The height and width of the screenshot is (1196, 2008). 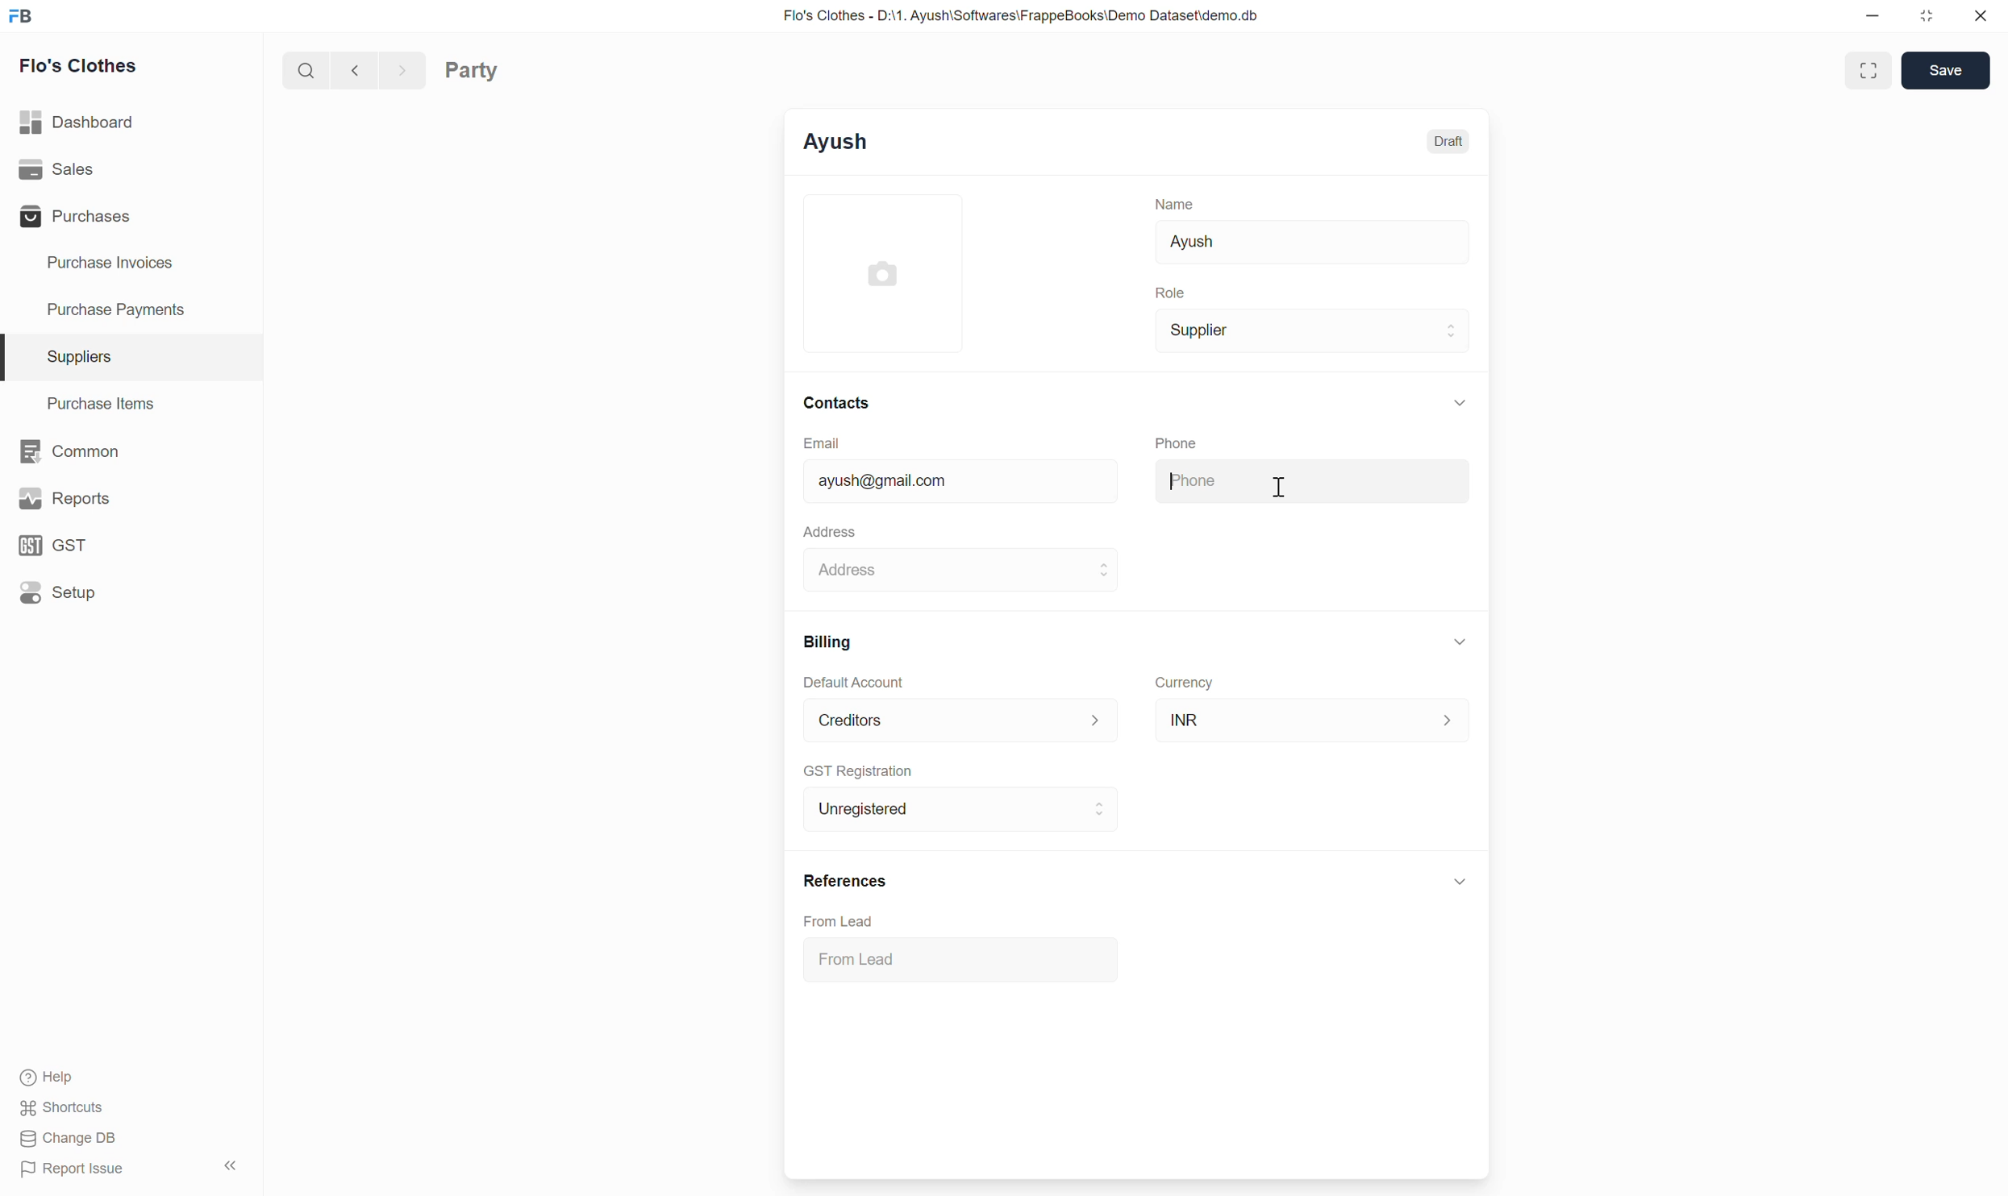 What do you see at coordinates (131, 310) in the screenshot?
I see `Purchase Payments` at bounding box center [131, 310].